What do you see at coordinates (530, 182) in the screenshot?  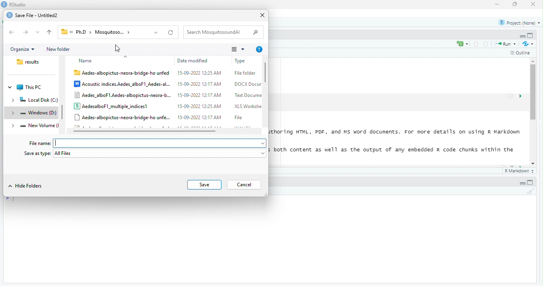 I see `full view` at bounding box center [530, 182].